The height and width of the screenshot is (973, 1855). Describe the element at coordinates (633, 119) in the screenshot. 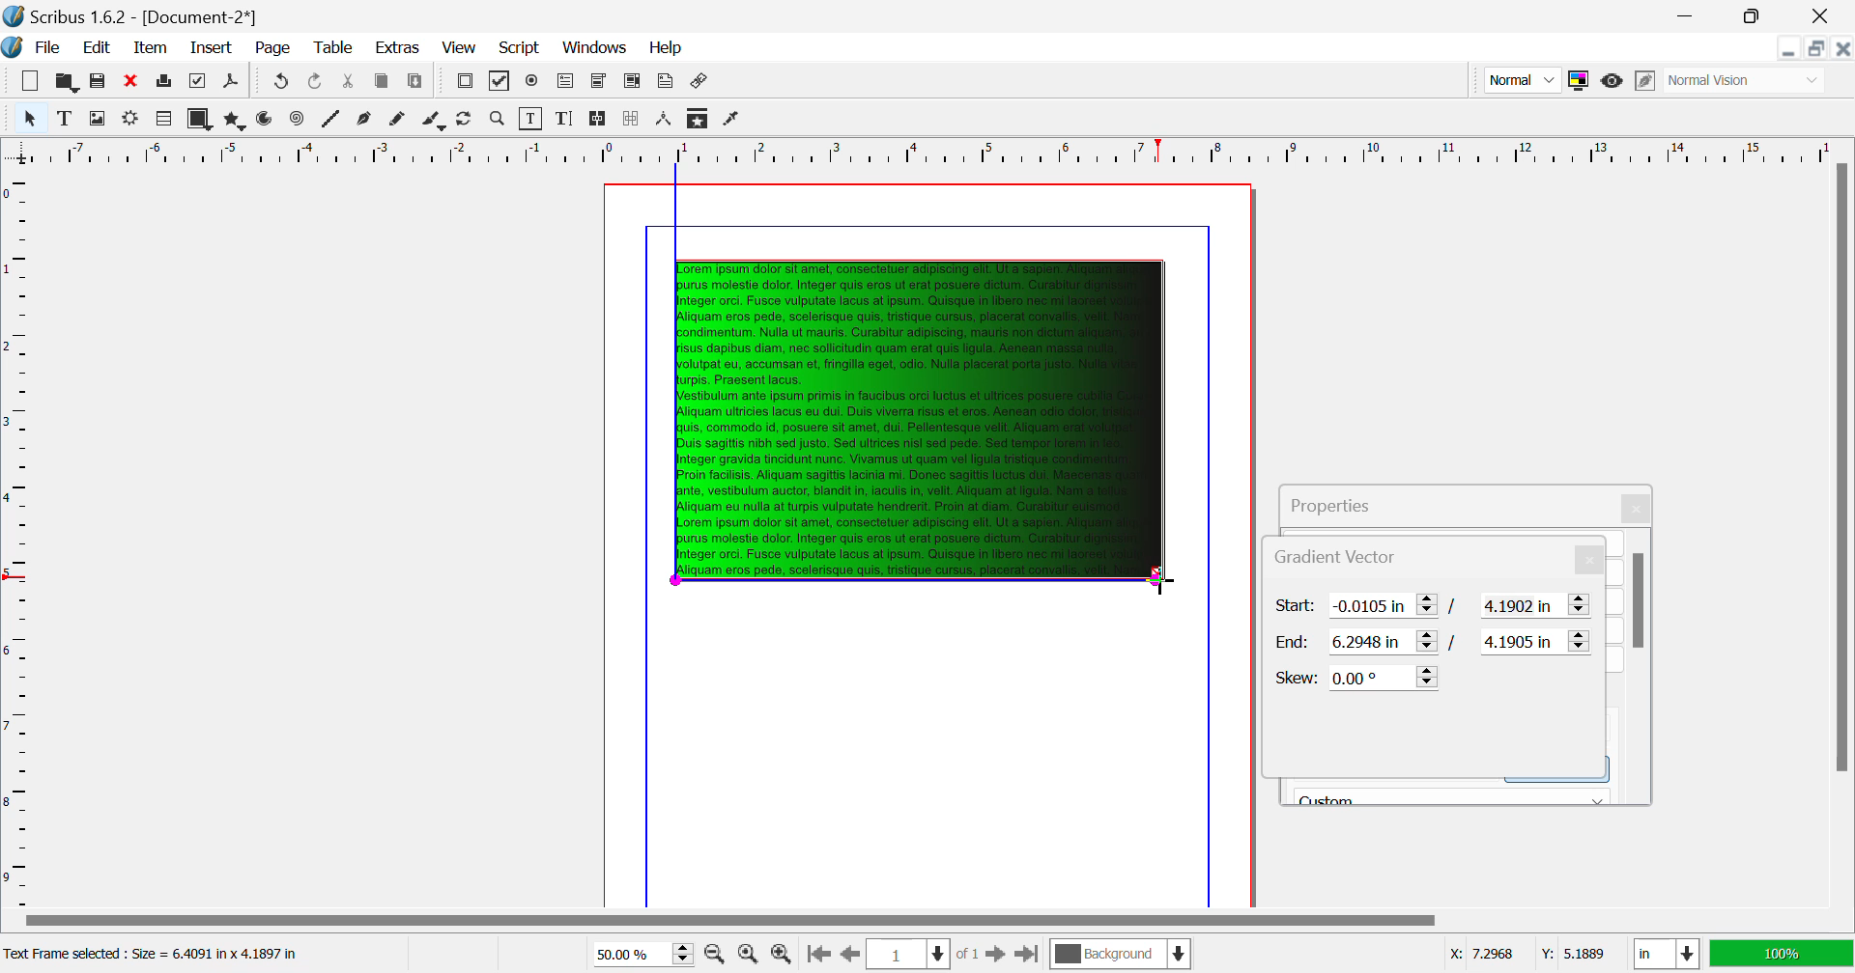

I see `Delink Frames` at that location.